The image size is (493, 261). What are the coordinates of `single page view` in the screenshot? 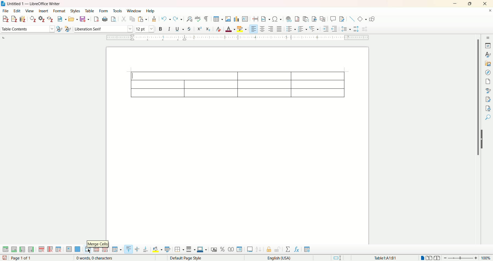 It's located at (422, 258).